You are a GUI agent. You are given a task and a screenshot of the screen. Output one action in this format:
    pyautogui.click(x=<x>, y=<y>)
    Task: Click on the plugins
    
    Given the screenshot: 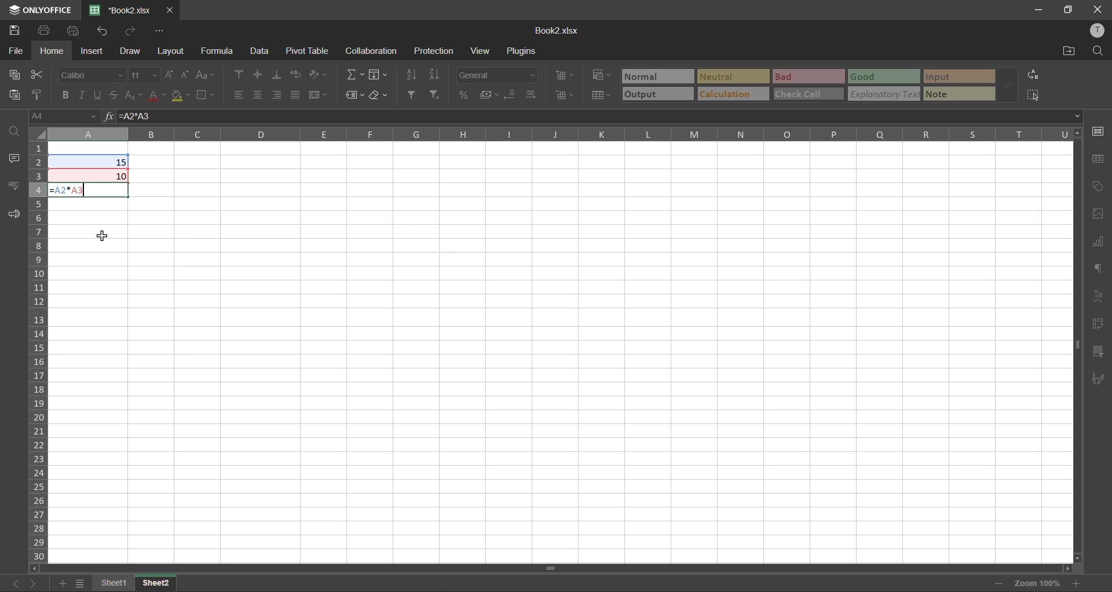 What is the action you would take?
    pyautogui.click(x=523, y=51)
    